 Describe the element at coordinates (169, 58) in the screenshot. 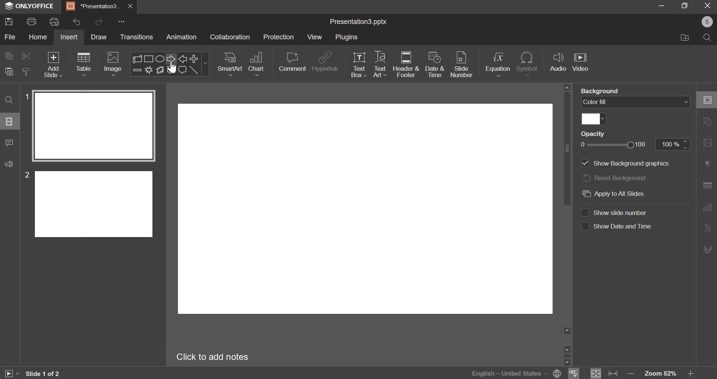

I see `right arrow` at that location.